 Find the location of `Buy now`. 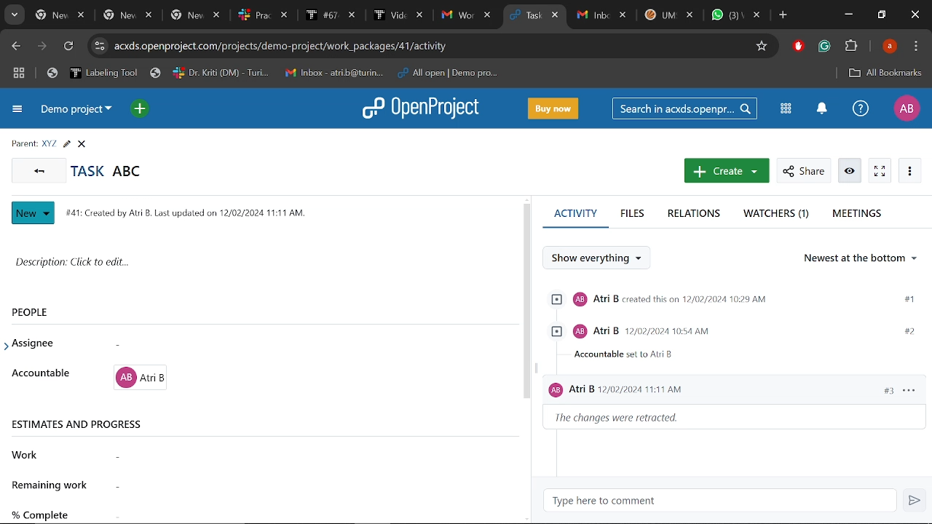

Buy now is located at coordinates (553, 109).